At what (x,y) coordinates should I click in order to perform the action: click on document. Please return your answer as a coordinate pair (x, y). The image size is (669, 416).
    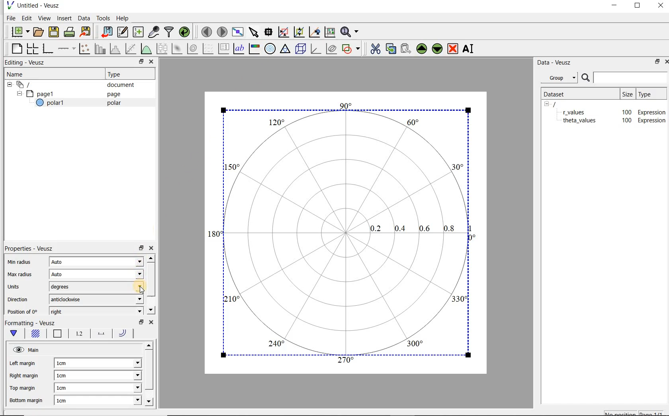
    Looking at the image, I should click on (117, 85).